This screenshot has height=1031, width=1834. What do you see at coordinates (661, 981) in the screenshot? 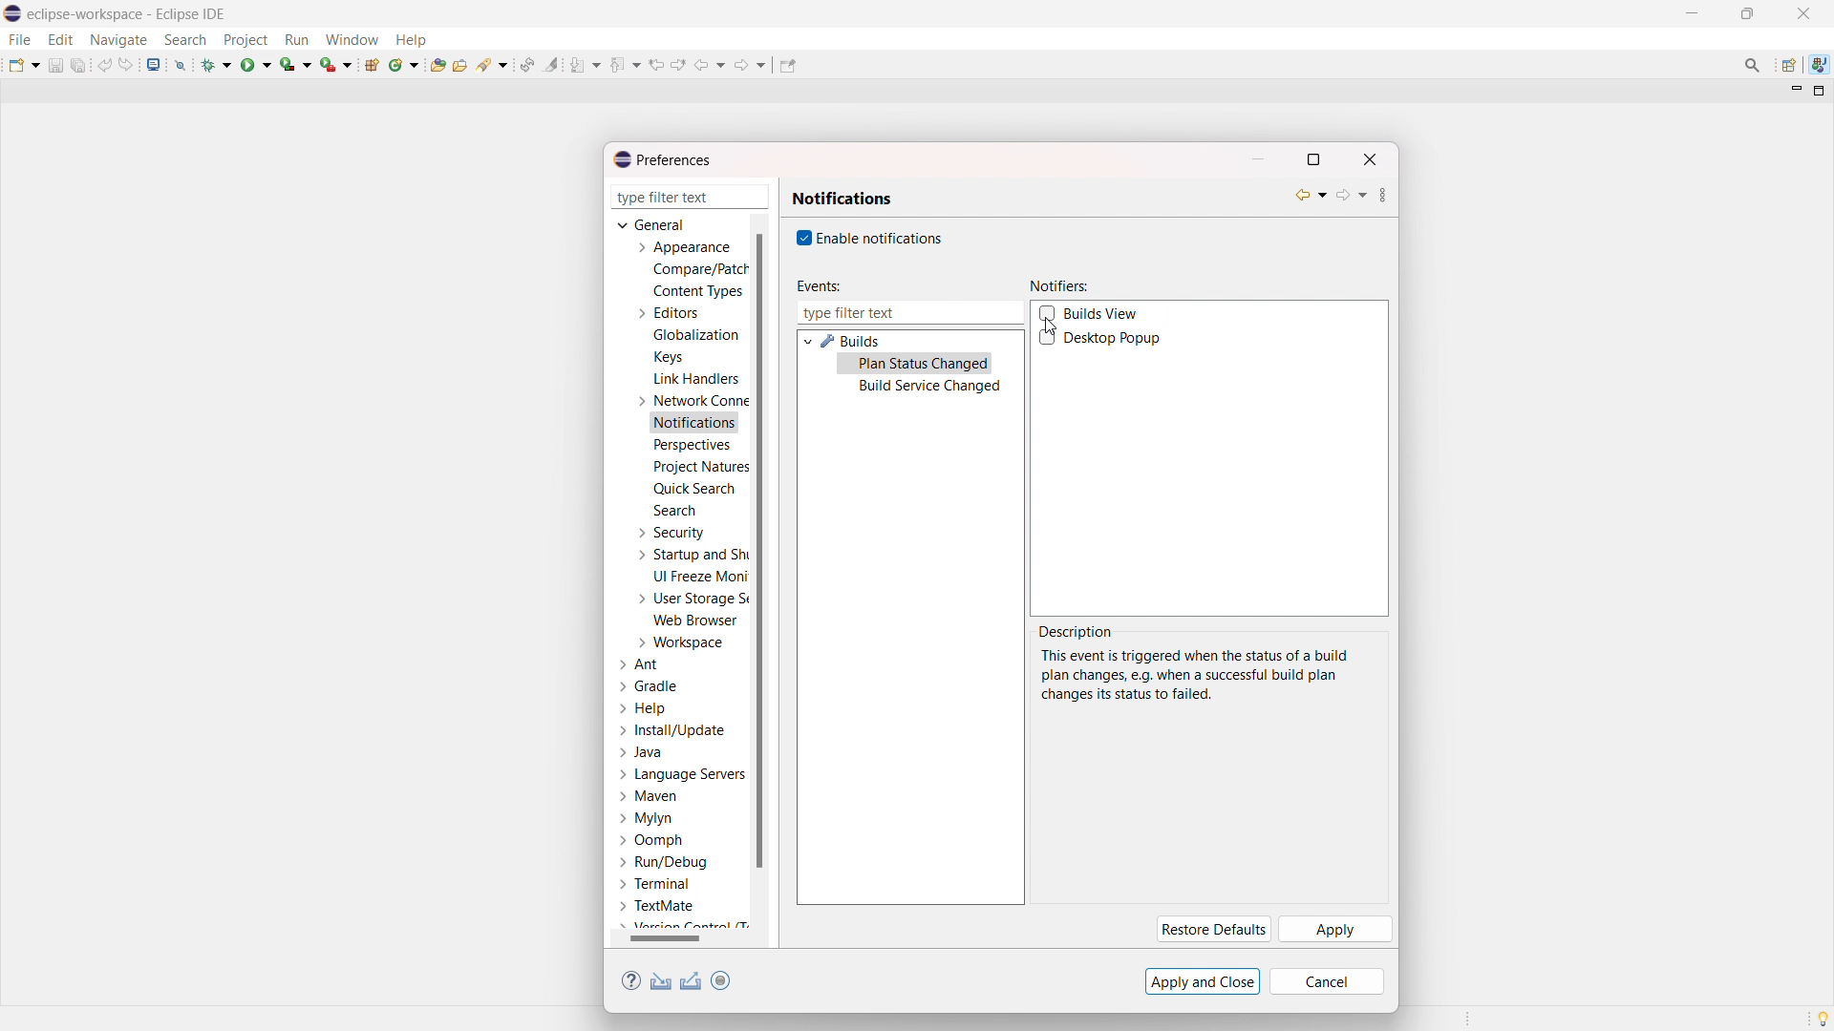
I see `import` at bounding box center [661, 981].